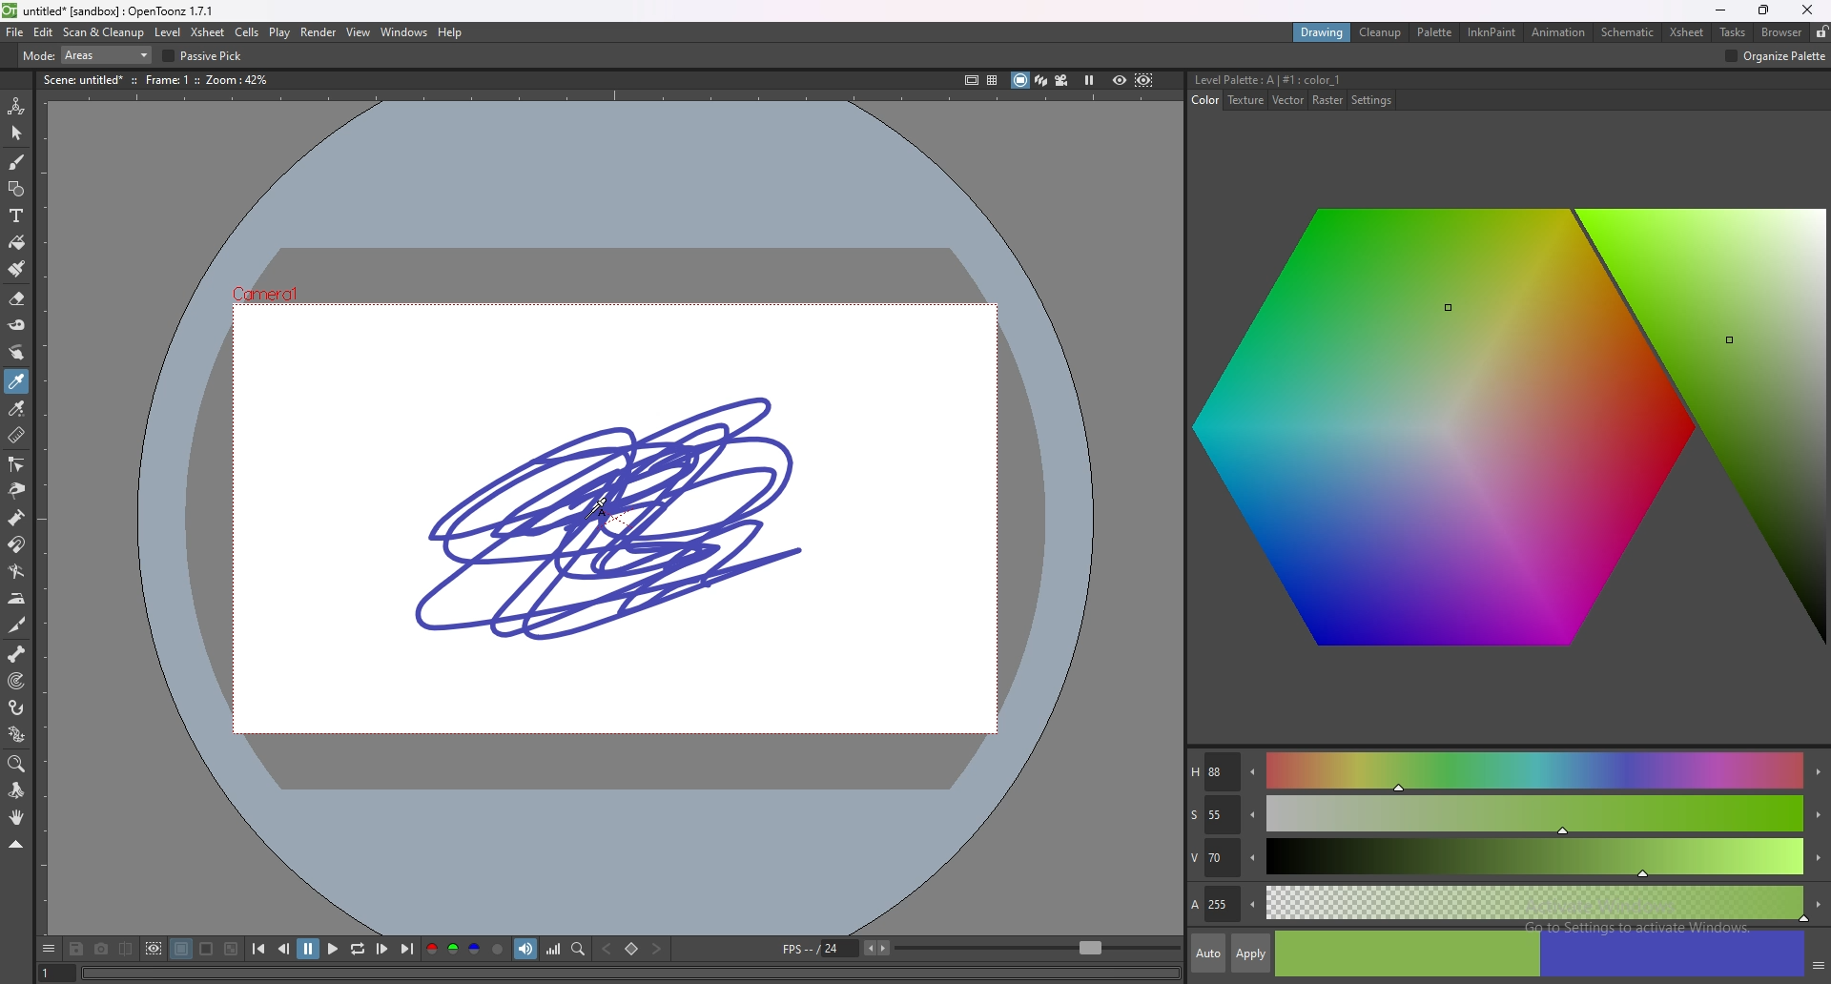  I want to click on level, so click(169, 31).